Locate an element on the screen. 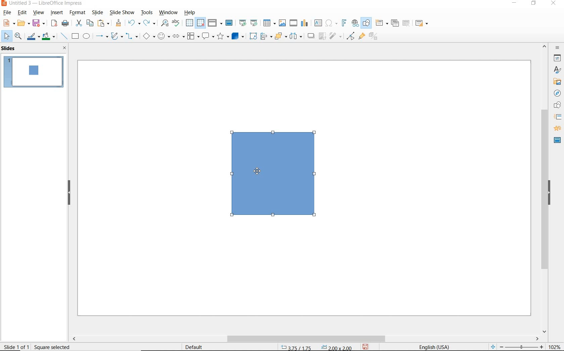 The width and height of the screenshot is (564, 351). new slide is located at coordinates (382, 24).